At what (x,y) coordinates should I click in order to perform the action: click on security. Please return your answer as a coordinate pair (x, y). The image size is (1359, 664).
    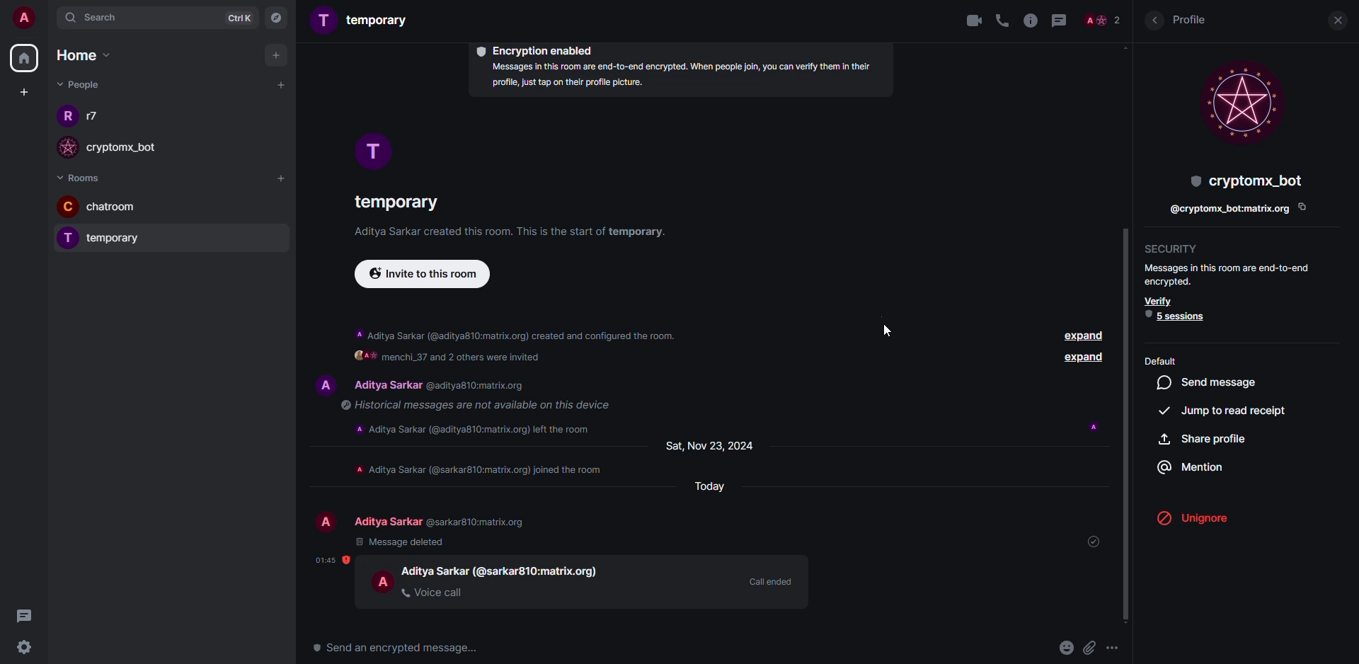
    Looking at the image, I should click on (1176, 248).